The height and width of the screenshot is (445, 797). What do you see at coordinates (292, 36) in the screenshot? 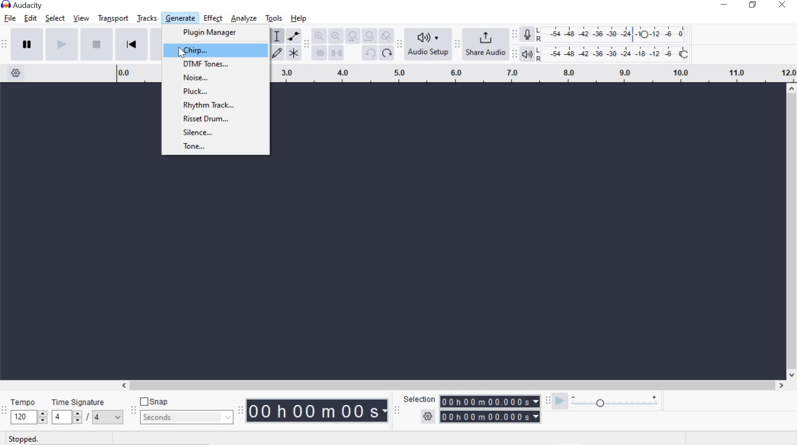
I see `Envelope tool` at bounding box center [292, 36].